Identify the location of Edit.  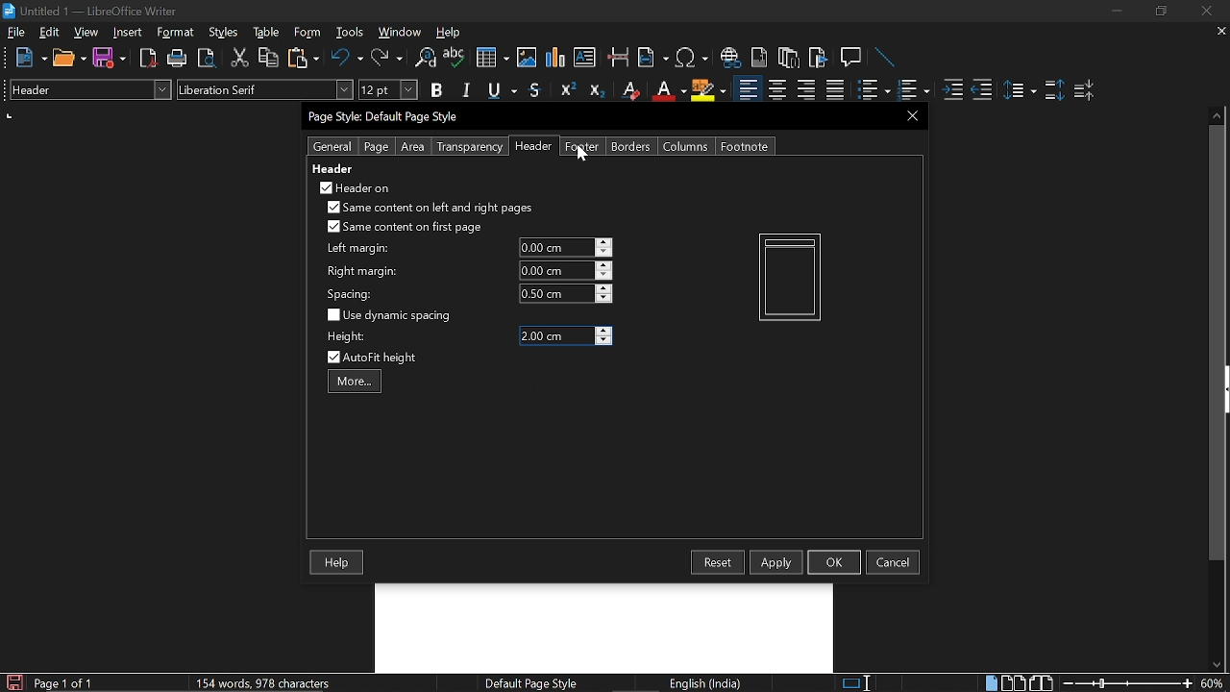
(50, 32).